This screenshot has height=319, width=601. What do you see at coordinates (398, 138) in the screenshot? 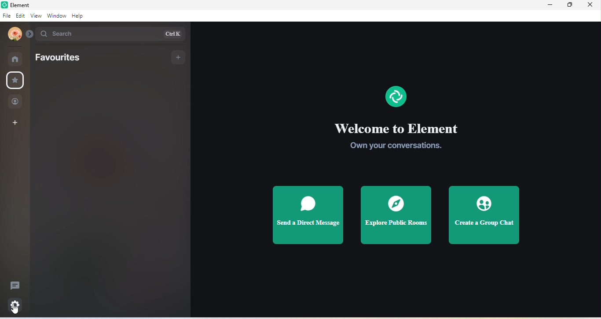
I see `welcome to element own your conversation` at bounding box center [398, 138].